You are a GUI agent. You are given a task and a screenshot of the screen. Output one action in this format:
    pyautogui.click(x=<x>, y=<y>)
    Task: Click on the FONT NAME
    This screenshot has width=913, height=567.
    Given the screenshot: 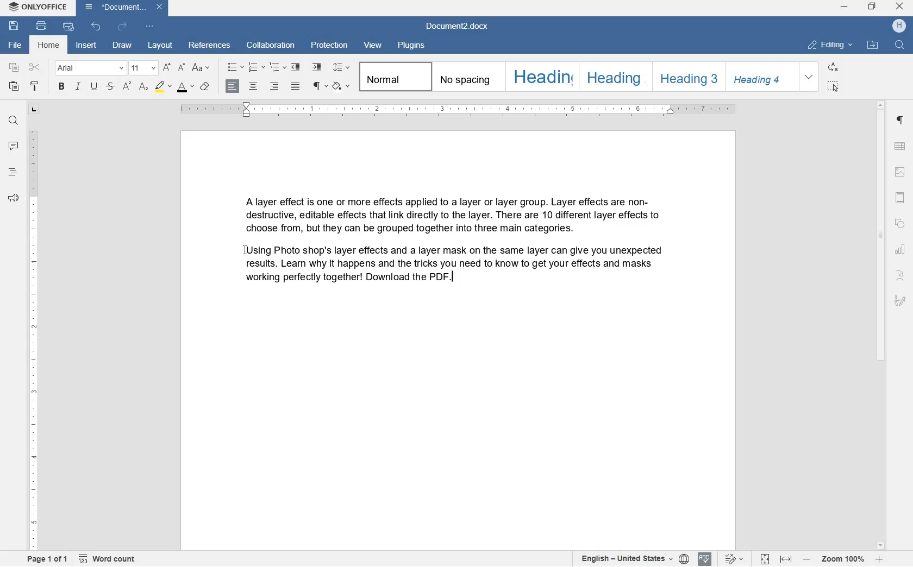 What is the action you would take?
    pyautogui.click(x=88, y=68)
    